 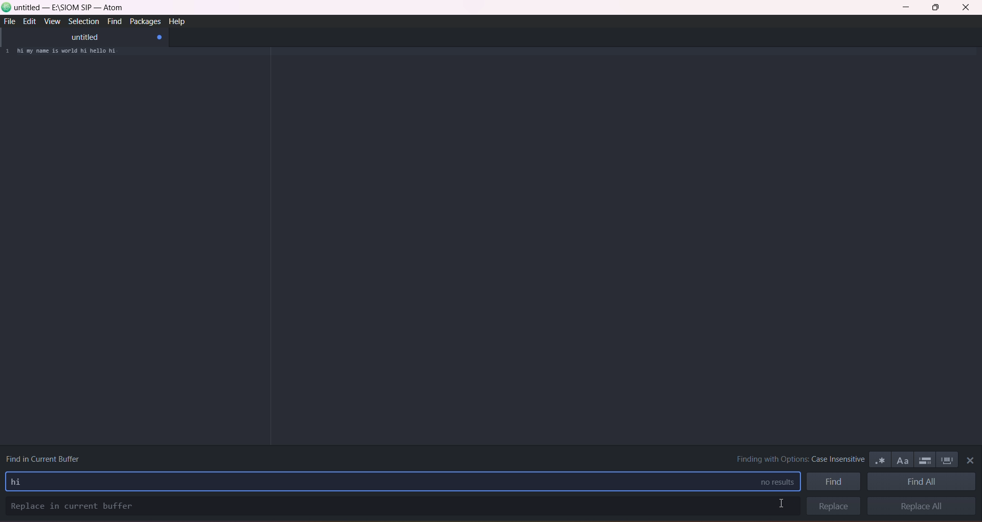 What do you see at coordinates (771, 482) in the screenshot?
I see `no results` at bounding box center [771, 482].